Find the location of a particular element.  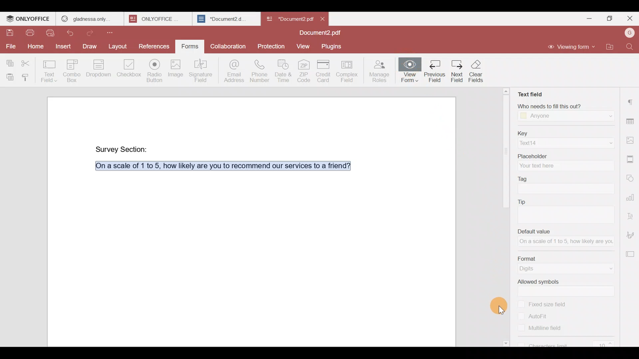

text is located at coordinates (567, 214).